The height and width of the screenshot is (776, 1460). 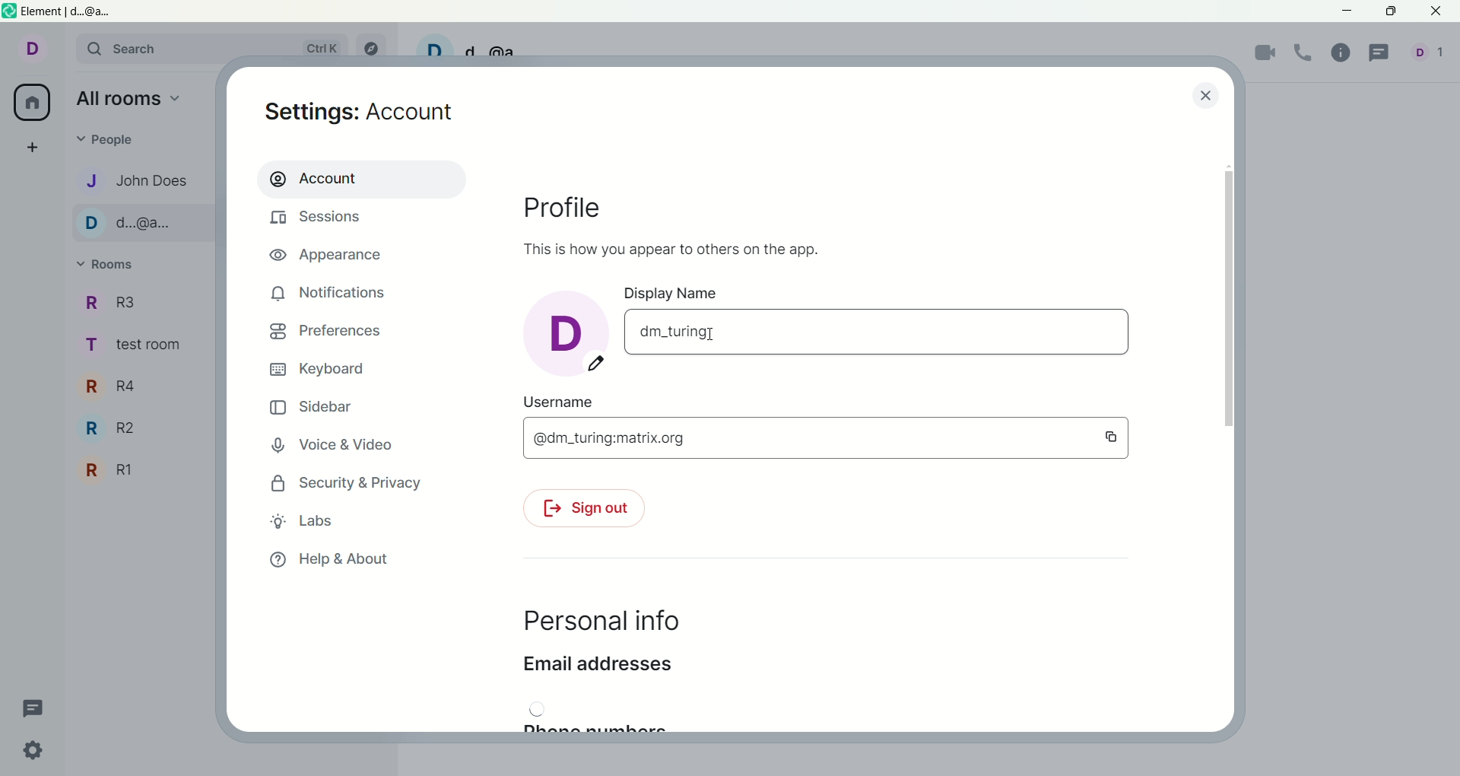 I want to click on close, so click(x=1438, y=12).